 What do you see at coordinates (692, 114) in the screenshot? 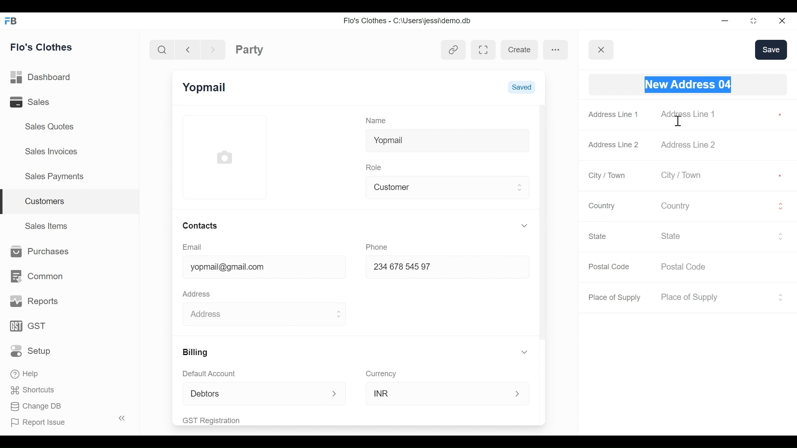
I see `Addsess Line 1` at bounding box center [692, 114].